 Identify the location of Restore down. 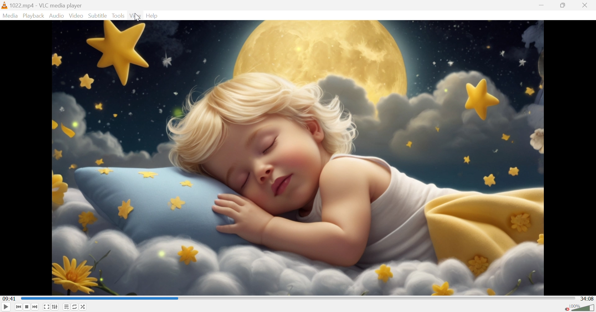
(564, 5).